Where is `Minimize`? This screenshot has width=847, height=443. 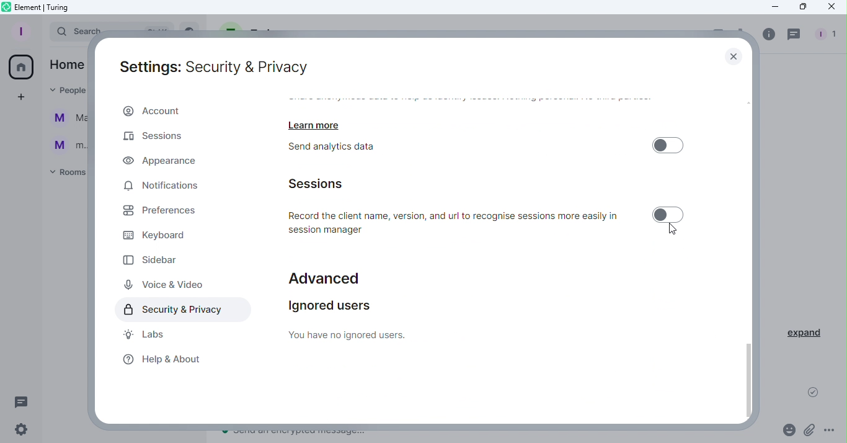
Minimize is located at coordinates (771, 8).